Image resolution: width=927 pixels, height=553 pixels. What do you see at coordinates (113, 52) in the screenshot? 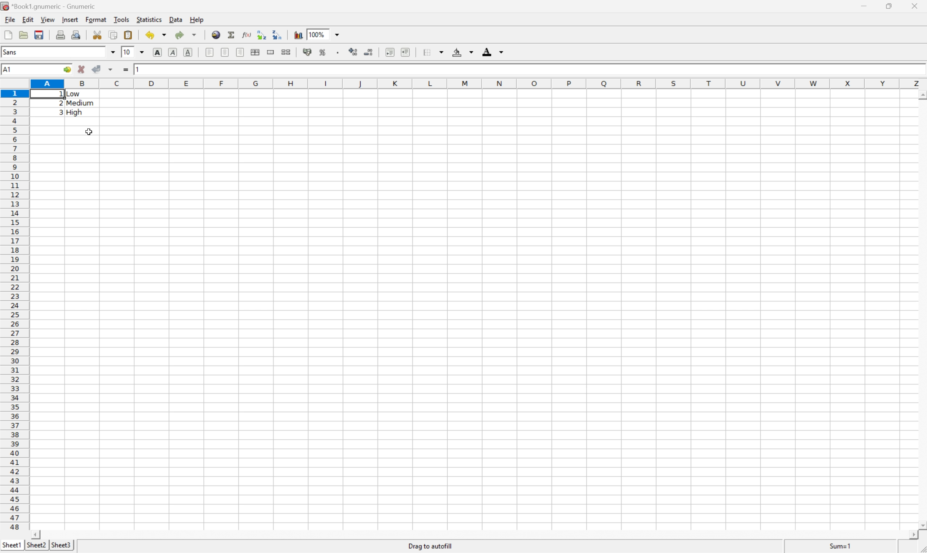
I see `Drop Down` at bounding box center [113, 52].